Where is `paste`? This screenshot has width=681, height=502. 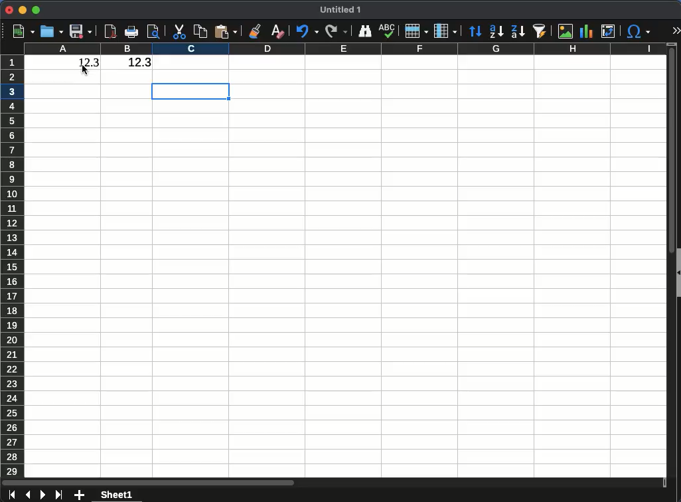
paste is located at coordinates (224, 32).